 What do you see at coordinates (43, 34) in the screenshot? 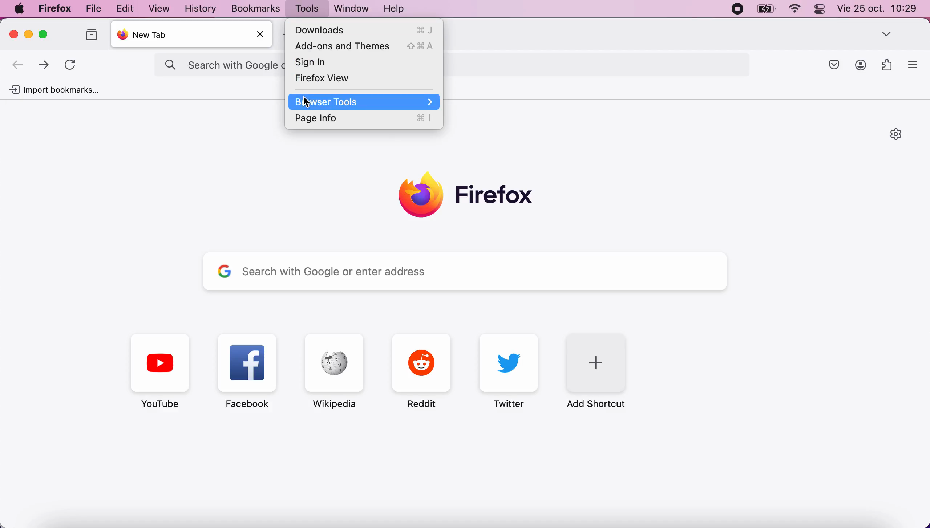
I see `Maximize` at bounding box center [43, 34].